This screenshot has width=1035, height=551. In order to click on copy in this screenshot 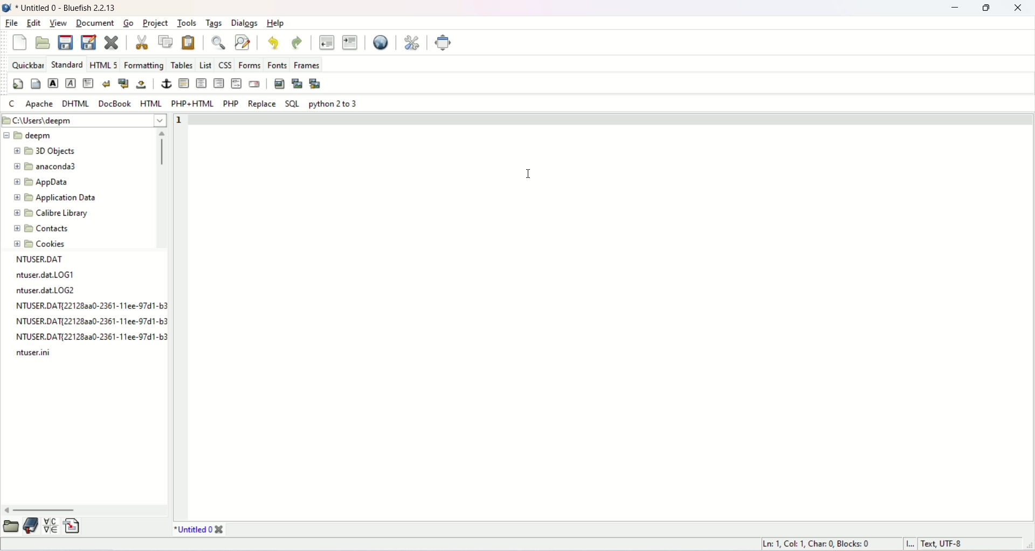, I will do `click(163, 44)`.